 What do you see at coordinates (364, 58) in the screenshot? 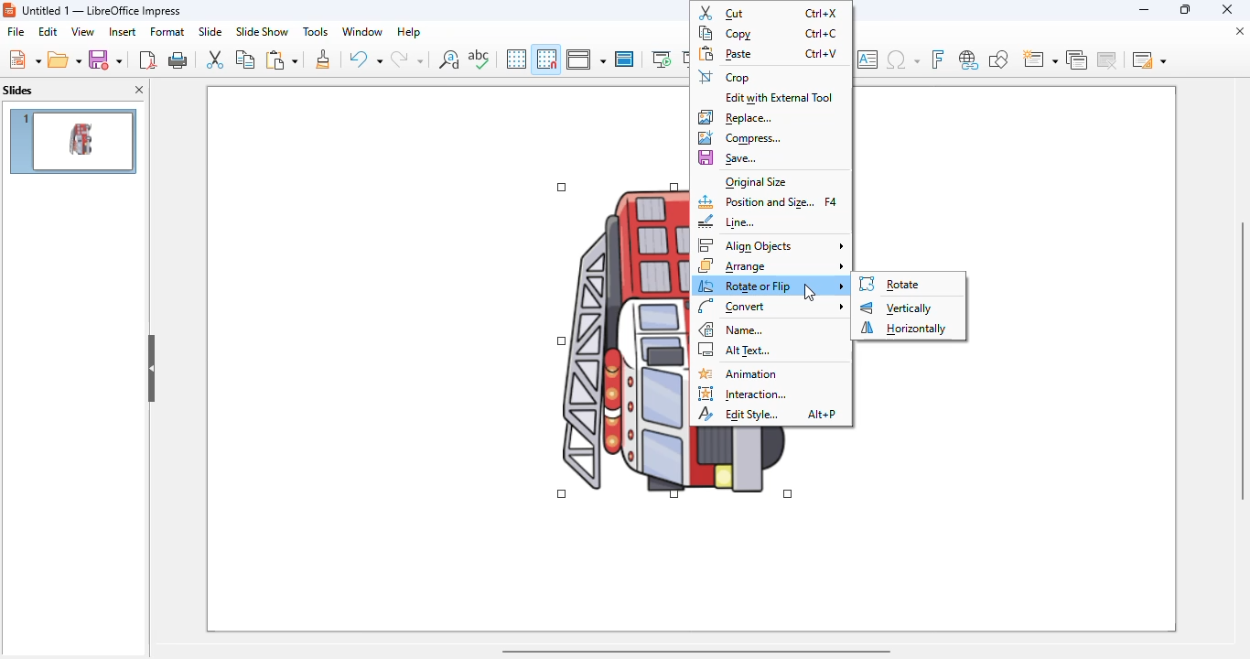
I see `undo` at bounding box center [364, 58].